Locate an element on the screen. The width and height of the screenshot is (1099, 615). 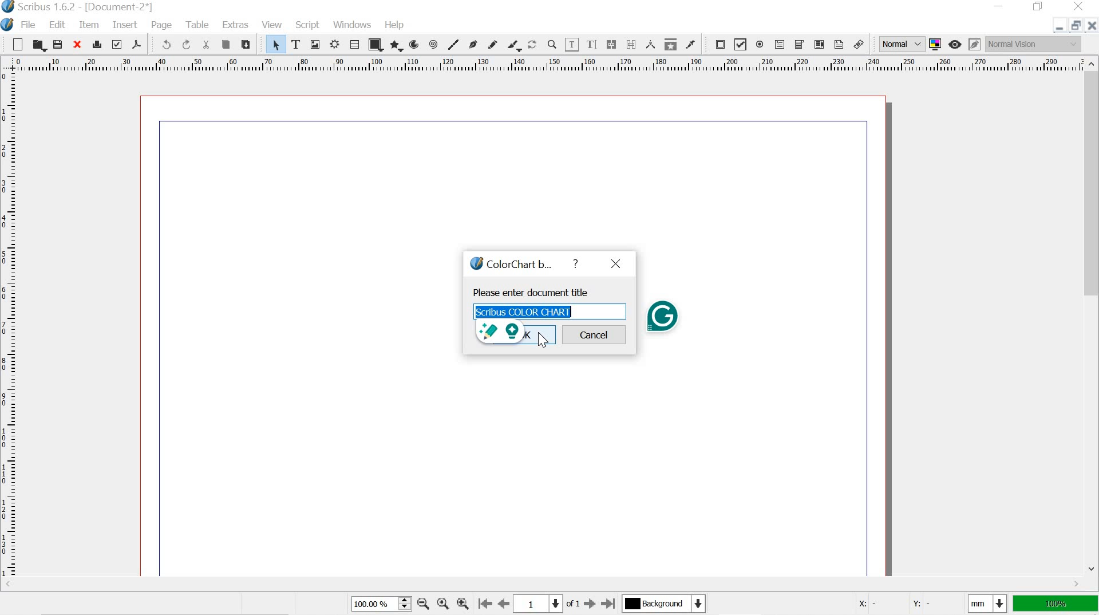
ColorChart b.. is located at coordinates (525, 264).